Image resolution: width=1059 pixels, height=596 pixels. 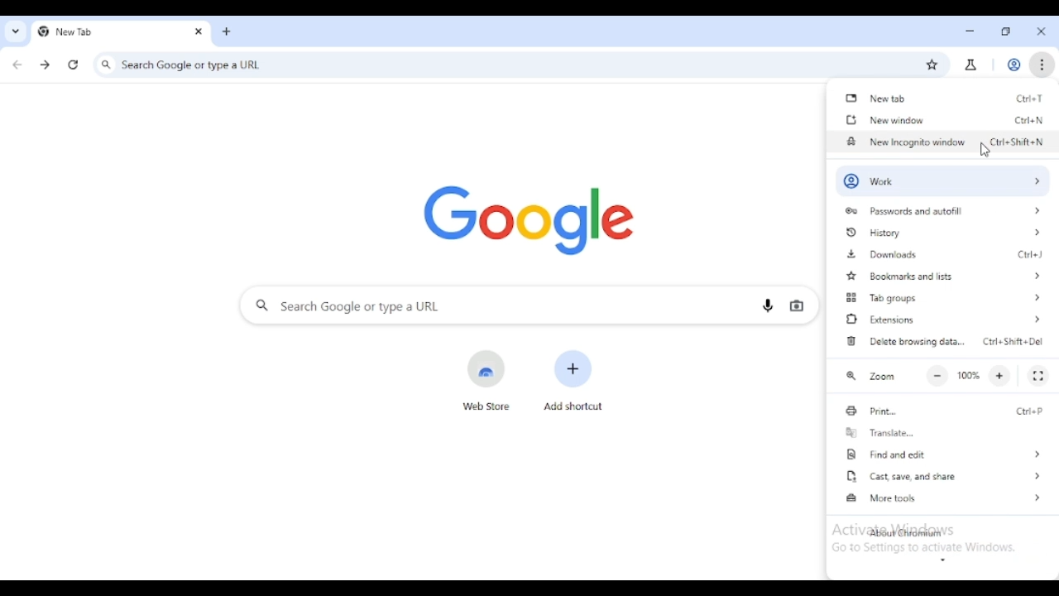 I want to click on more tools, so click(x=946, y=497).